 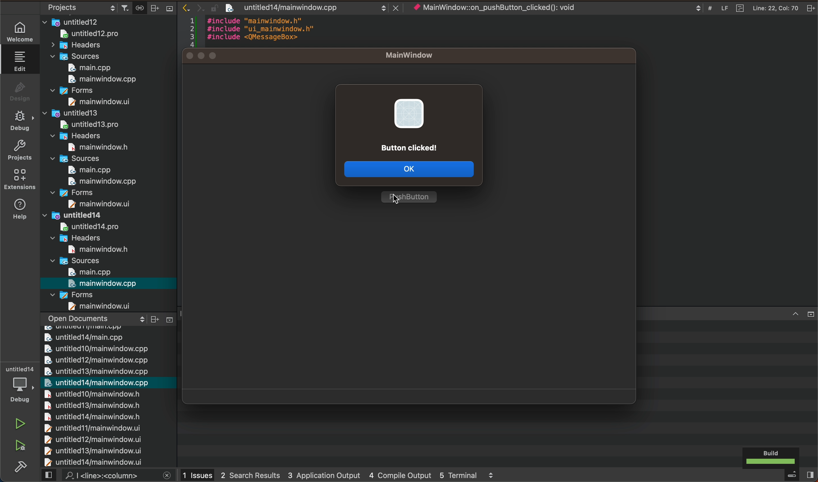 What do you see at coordinates (82, 113) in the screenshot?
I see `untitled13` at bounding box center [82, 113].